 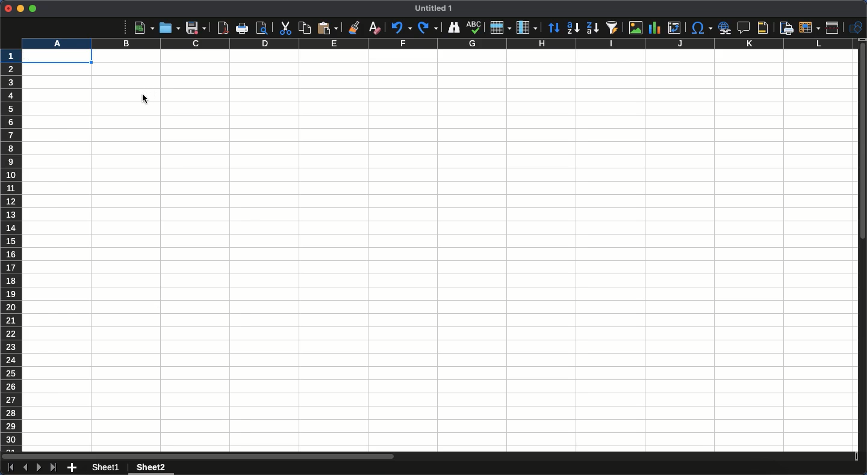 I want to click on Define print area, so click(x=786, y=28).